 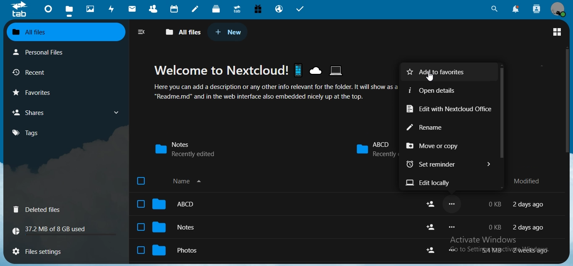 What do you see at coordinates (427, 181) in the screenshot?
I see `edit locally` at bounding box center [427, 181].